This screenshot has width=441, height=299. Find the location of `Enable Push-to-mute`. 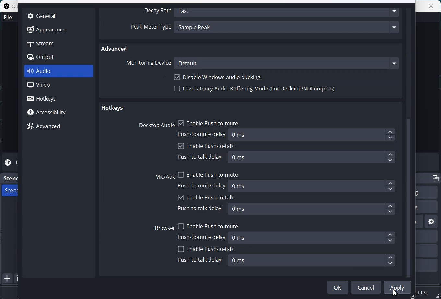

Enable Push-to-mute is located at coordinates (209, 173).